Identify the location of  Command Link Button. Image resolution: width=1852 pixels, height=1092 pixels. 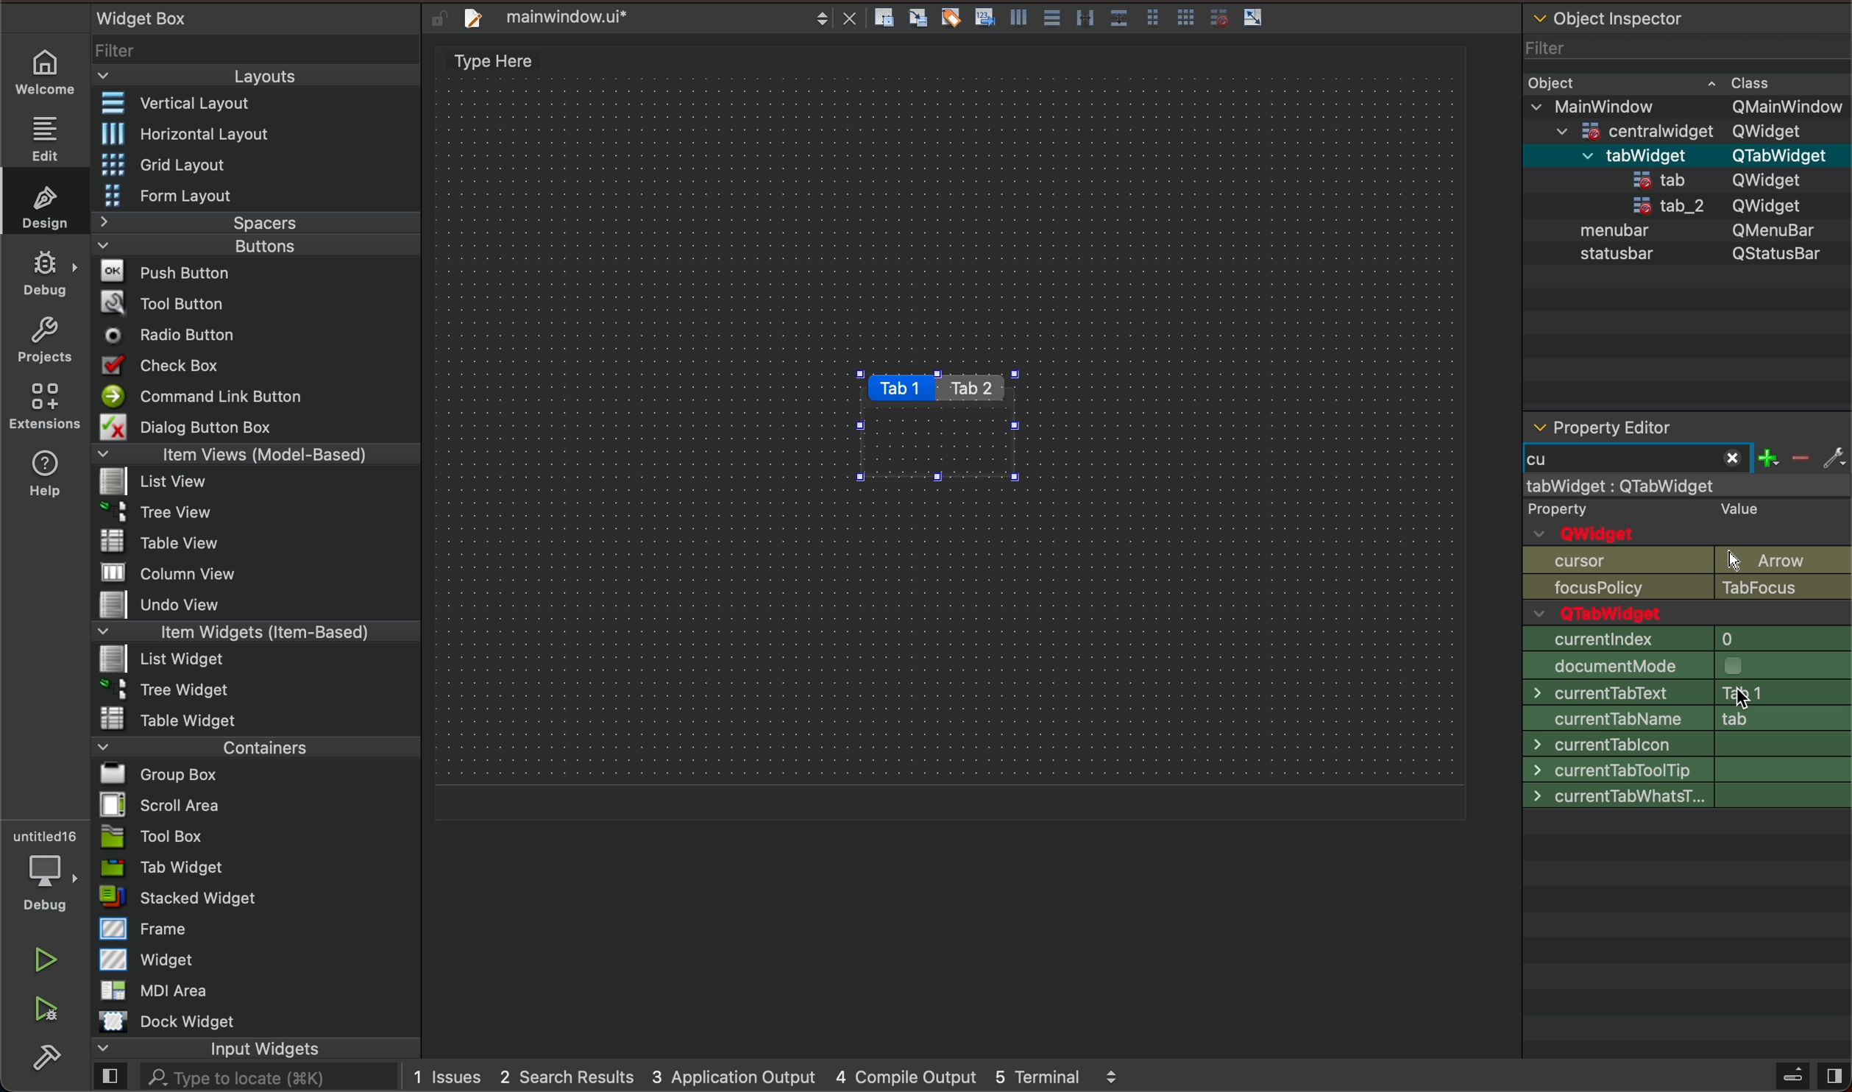
(201, 395).